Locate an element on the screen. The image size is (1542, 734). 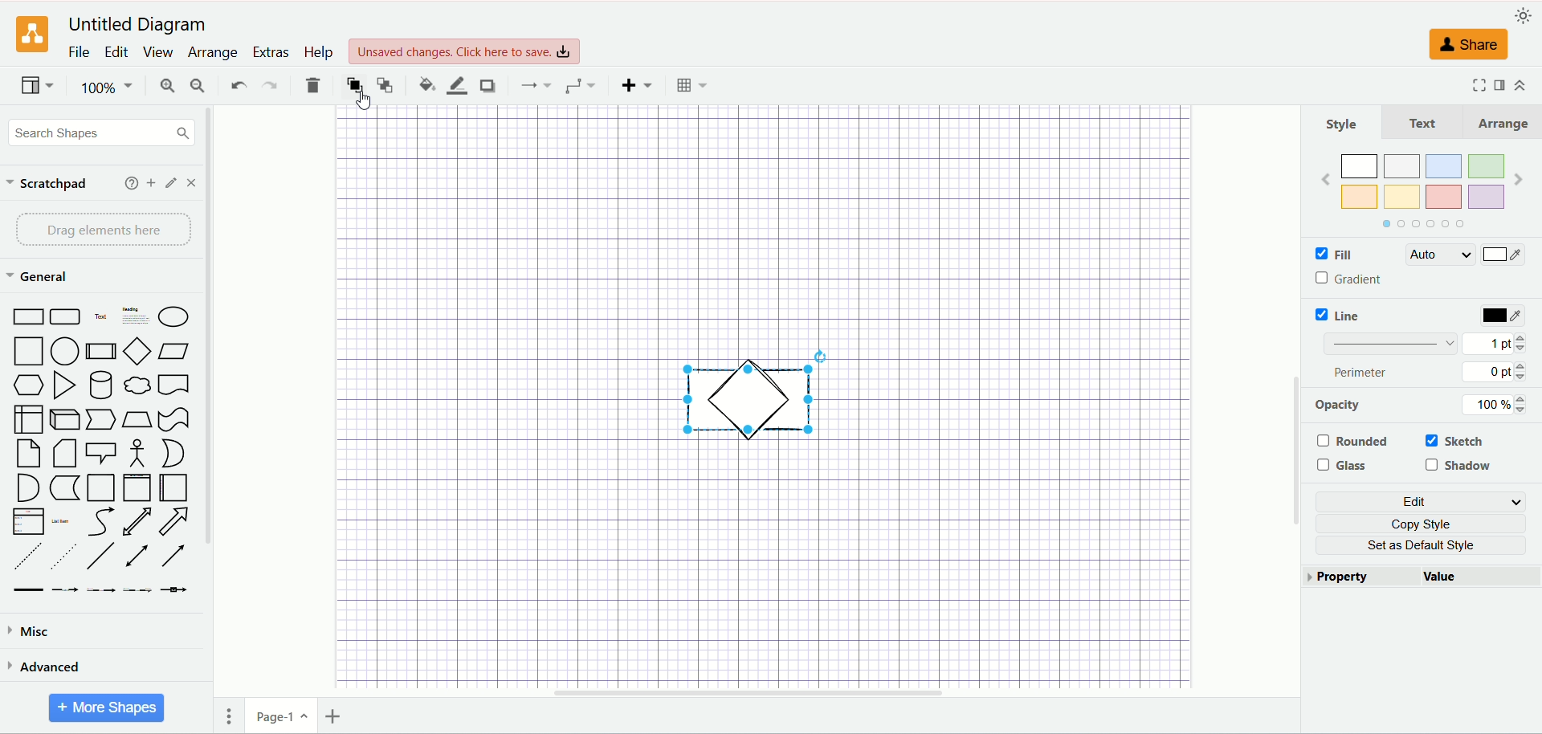
Cylinder is located at coordinates (103, 385).